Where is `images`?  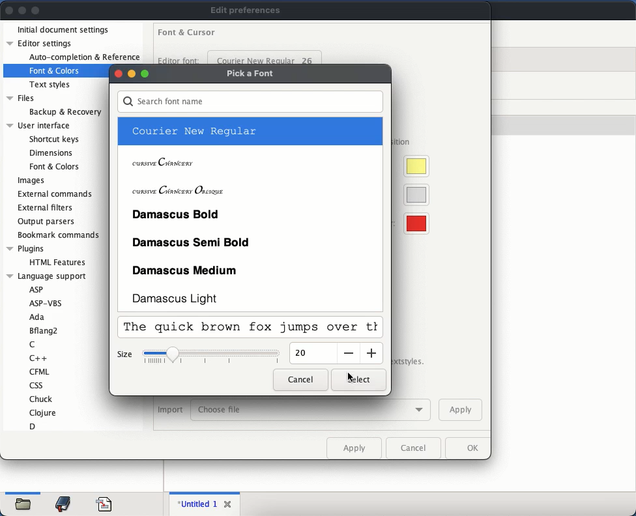
images is located at coordinates (31, 181).